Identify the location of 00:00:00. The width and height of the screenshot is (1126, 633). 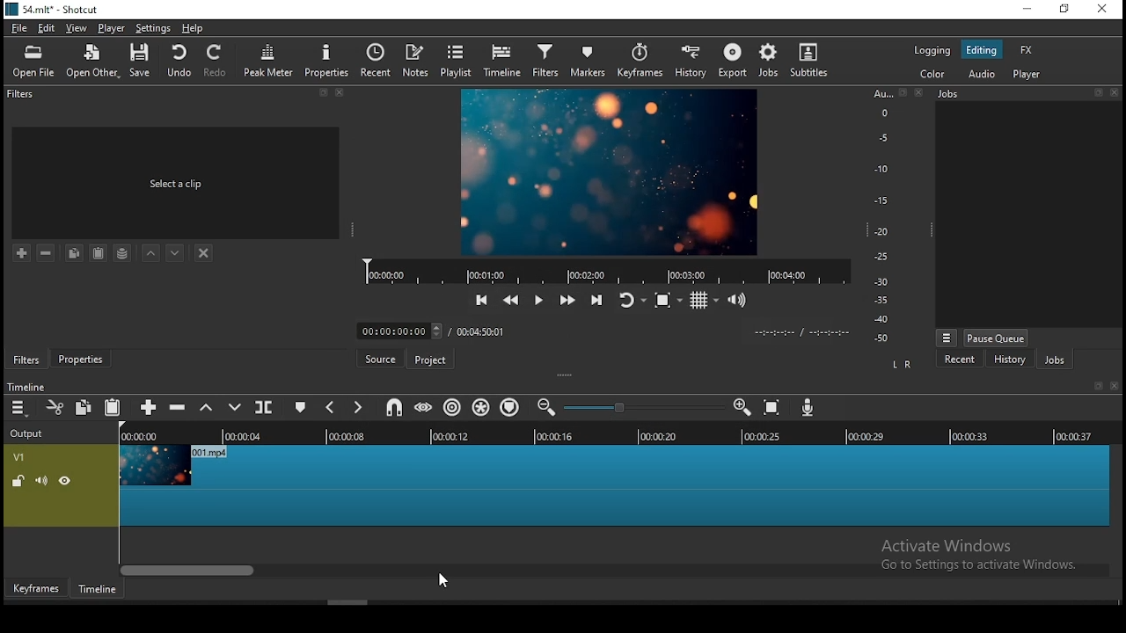
(398, 330).